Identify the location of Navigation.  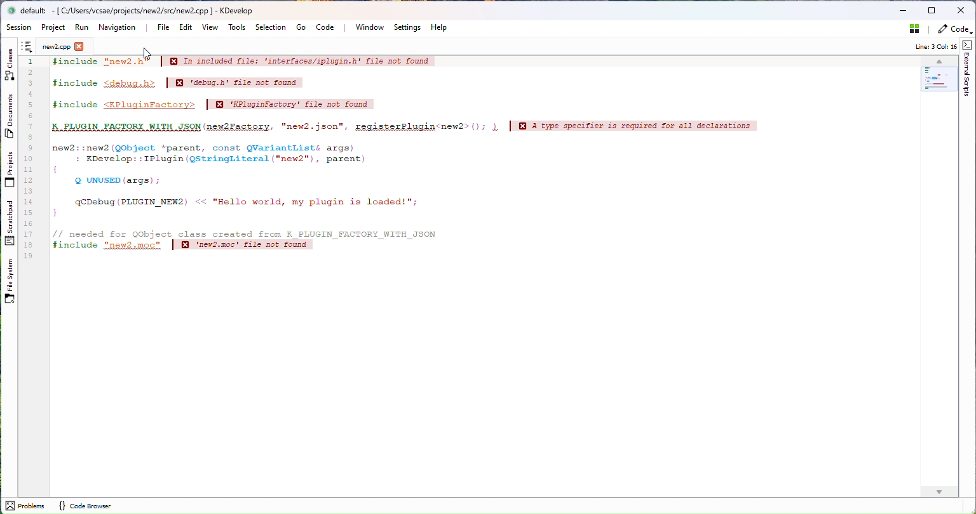
(118, 28).